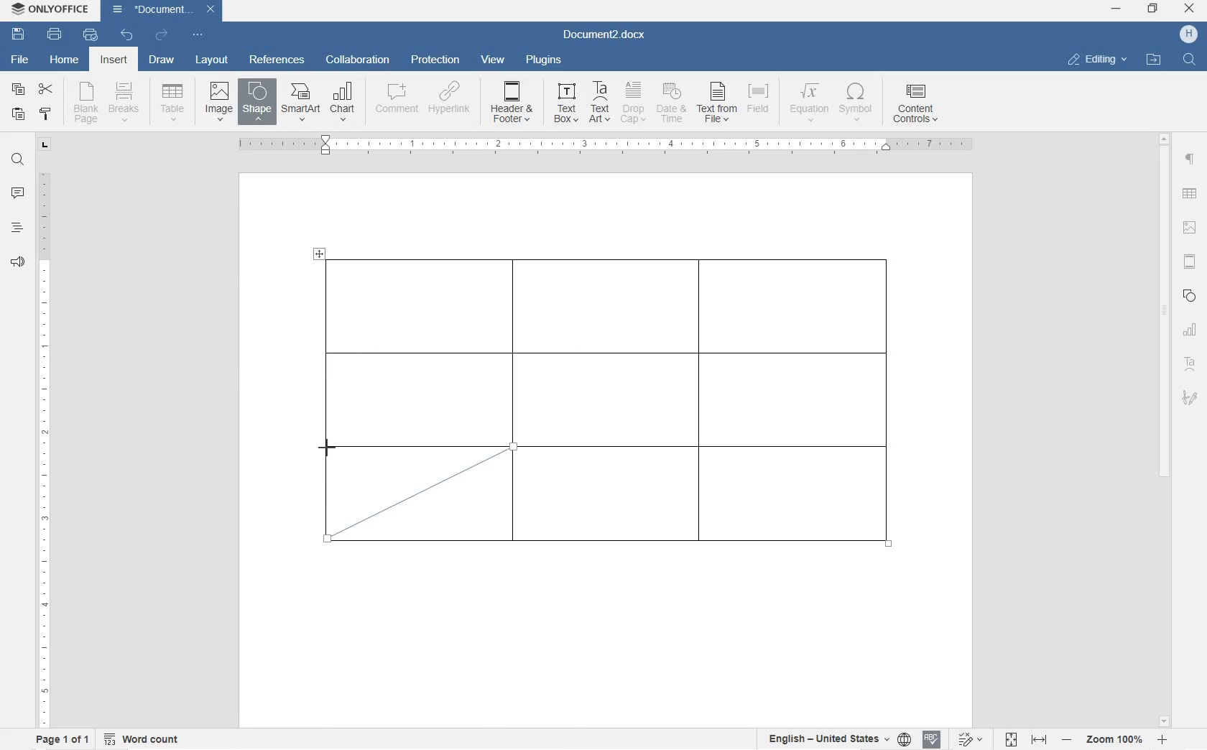 The image size is (1207, 750). I want to click on draw, so click(162, 60).